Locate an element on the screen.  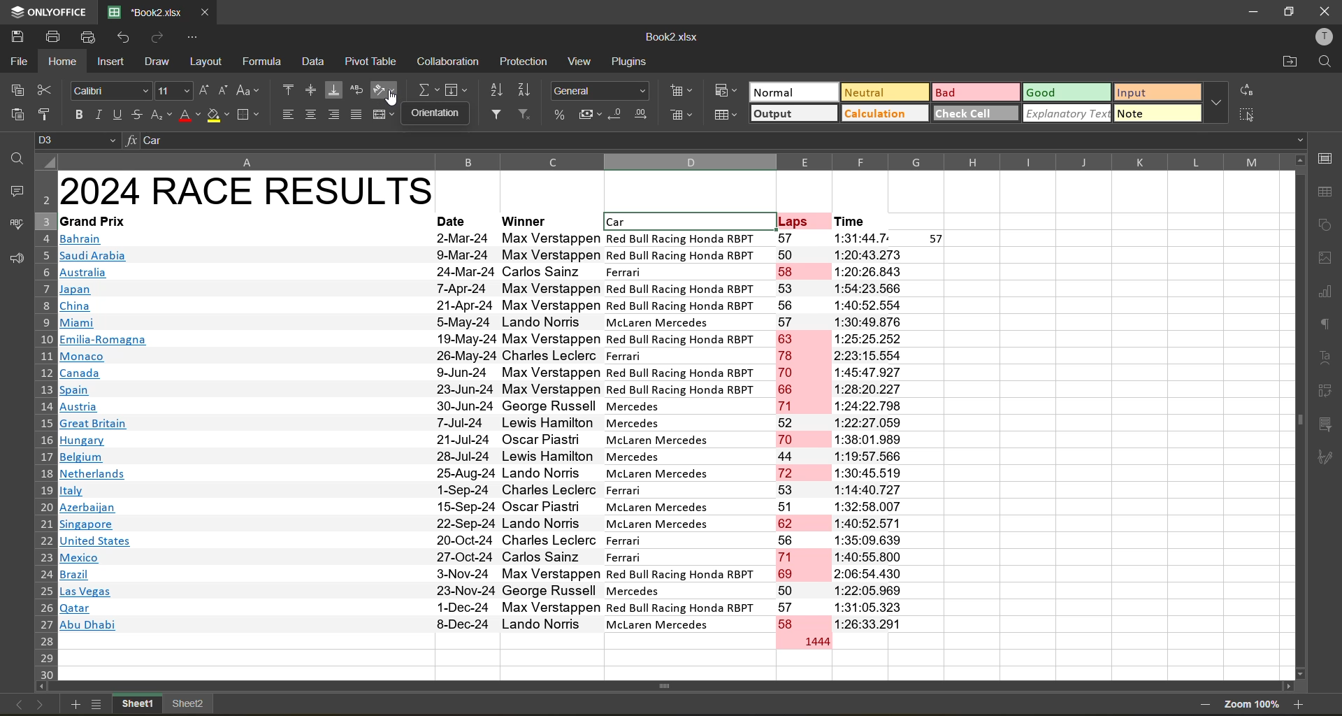
Laps number is located at coordinates (805, 441).